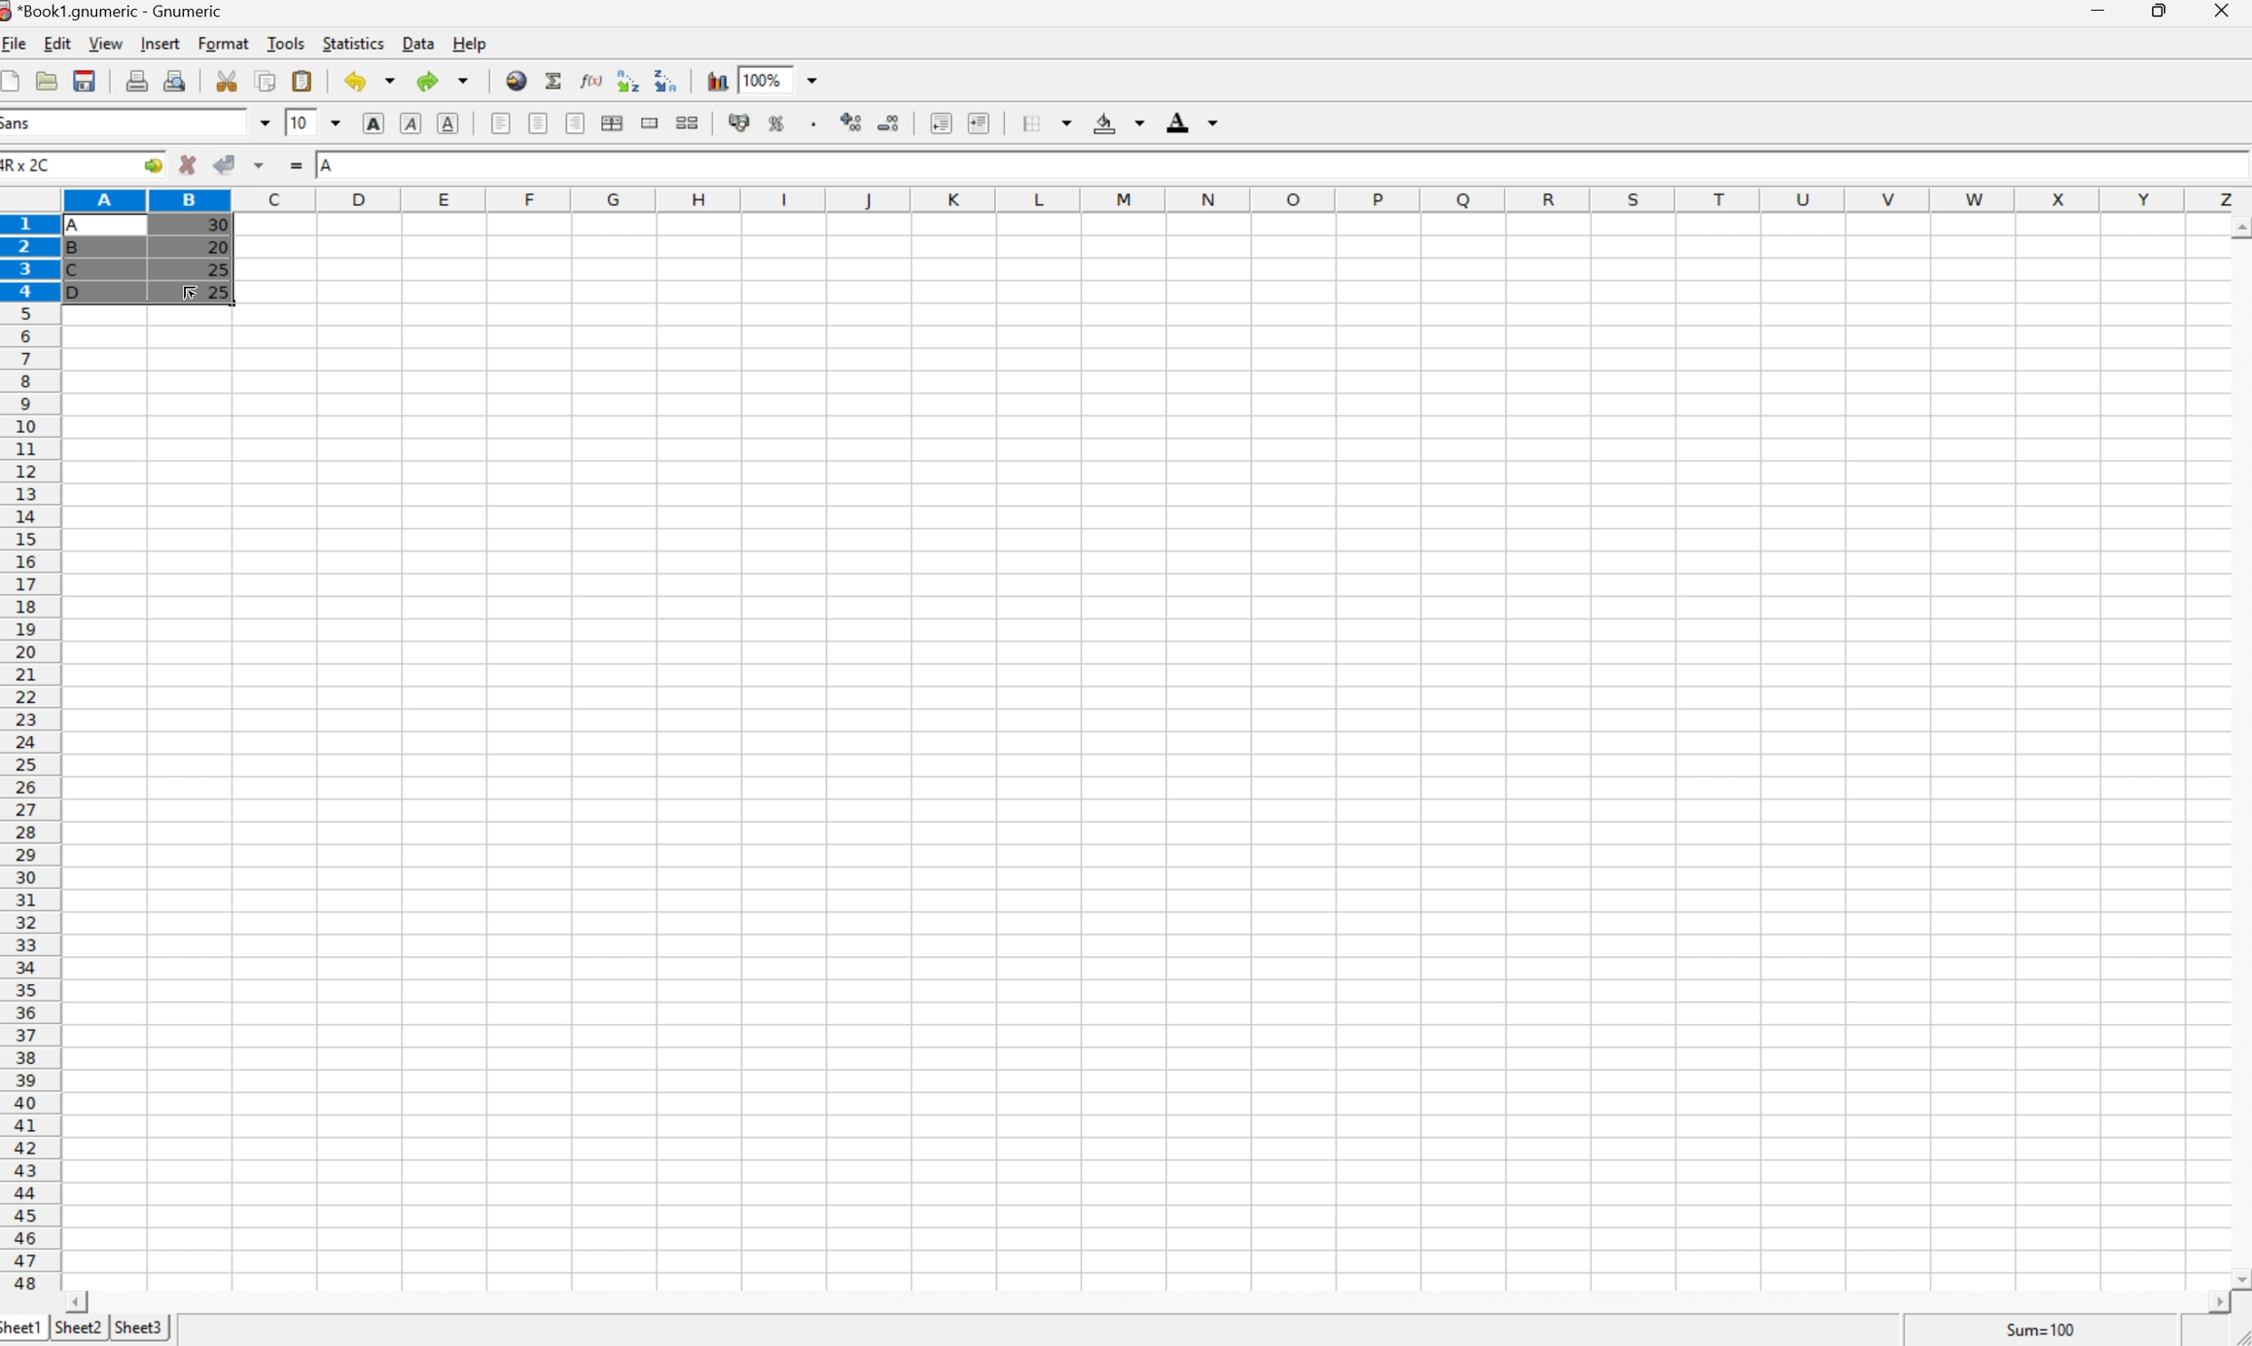 Image resolution: width=2252 pixels, height=1346 pixels. I want to click on A, so click(328, 166).